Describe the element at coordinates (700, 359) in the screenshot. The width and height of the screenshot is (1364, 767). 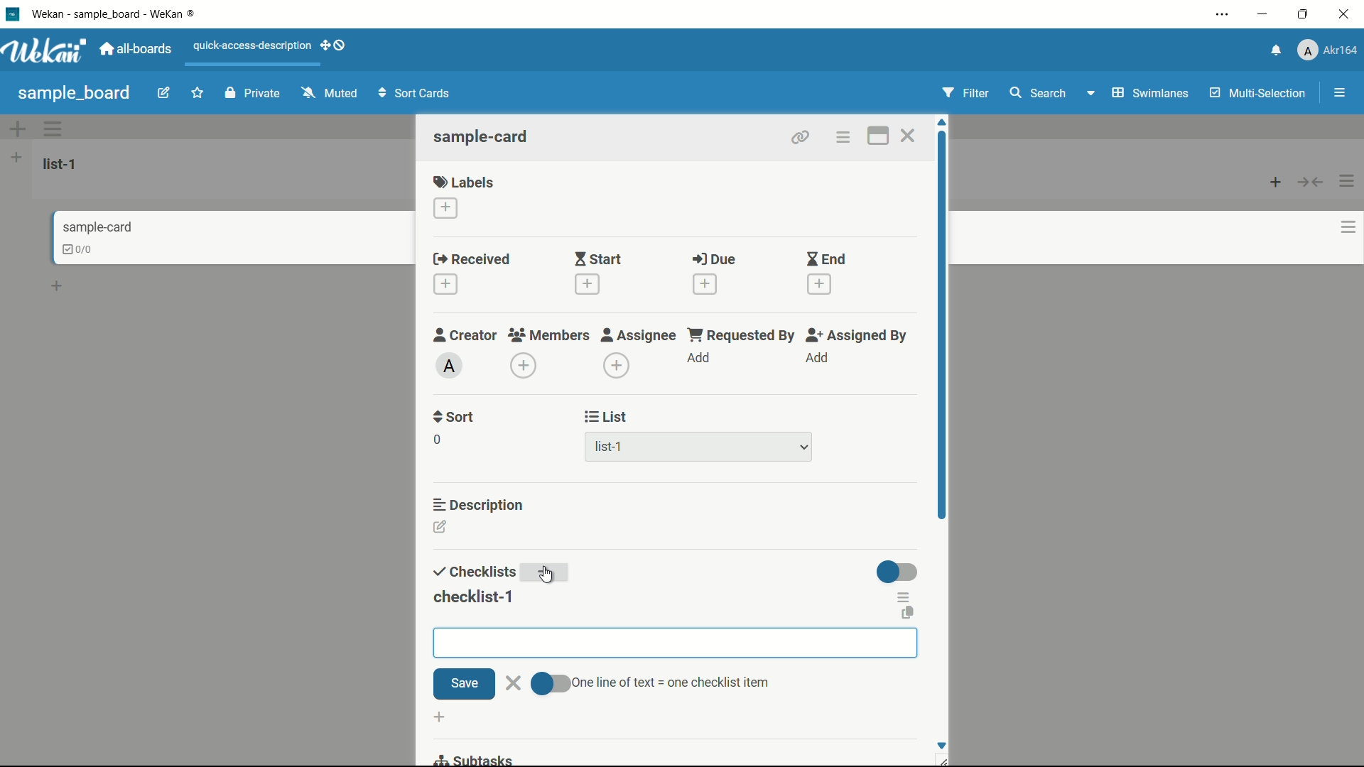
I see `add` at that location.